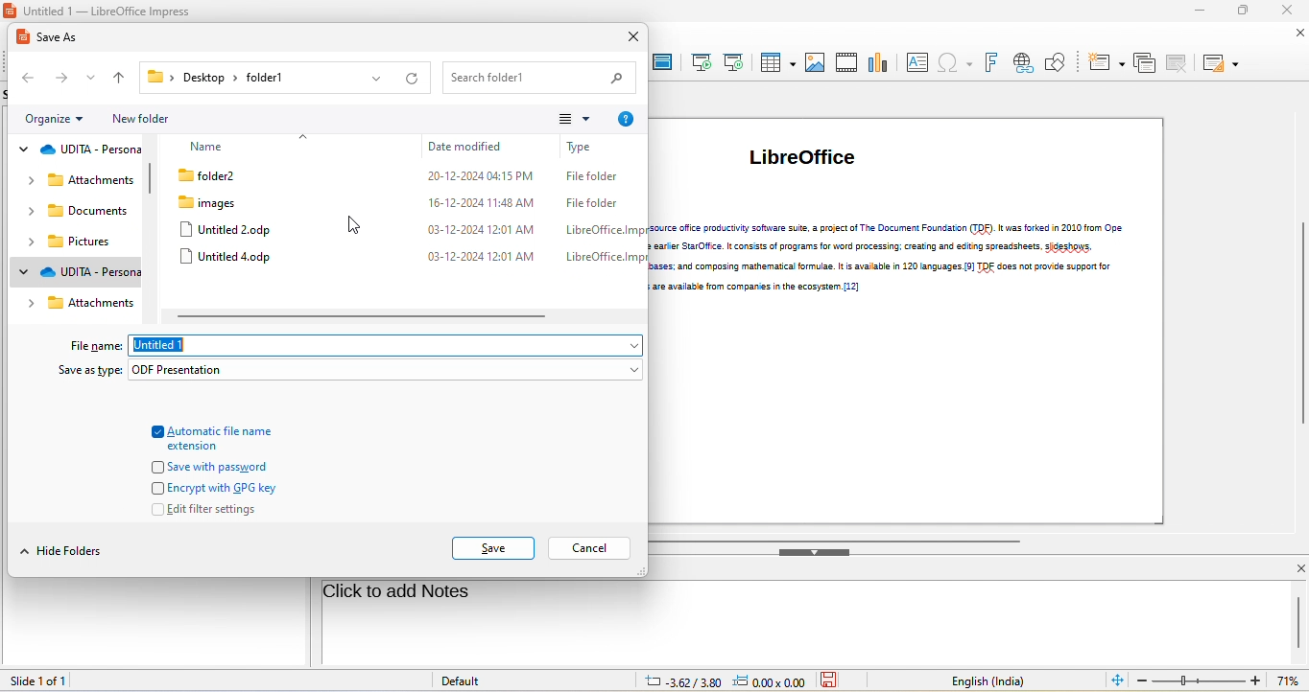 This screenshot has width=1309, height=692. I want to click on back, so click(27, 77).